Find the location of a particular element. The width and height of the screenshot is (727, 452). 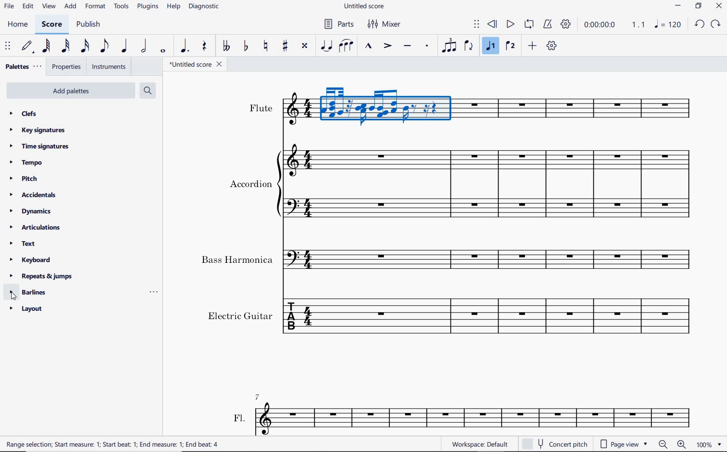

tools is located at coordinates (121, 7).